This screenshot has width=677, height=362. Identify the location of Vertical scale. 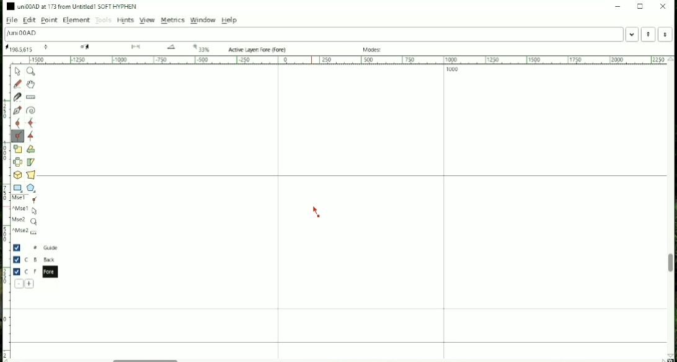
(6, 208).